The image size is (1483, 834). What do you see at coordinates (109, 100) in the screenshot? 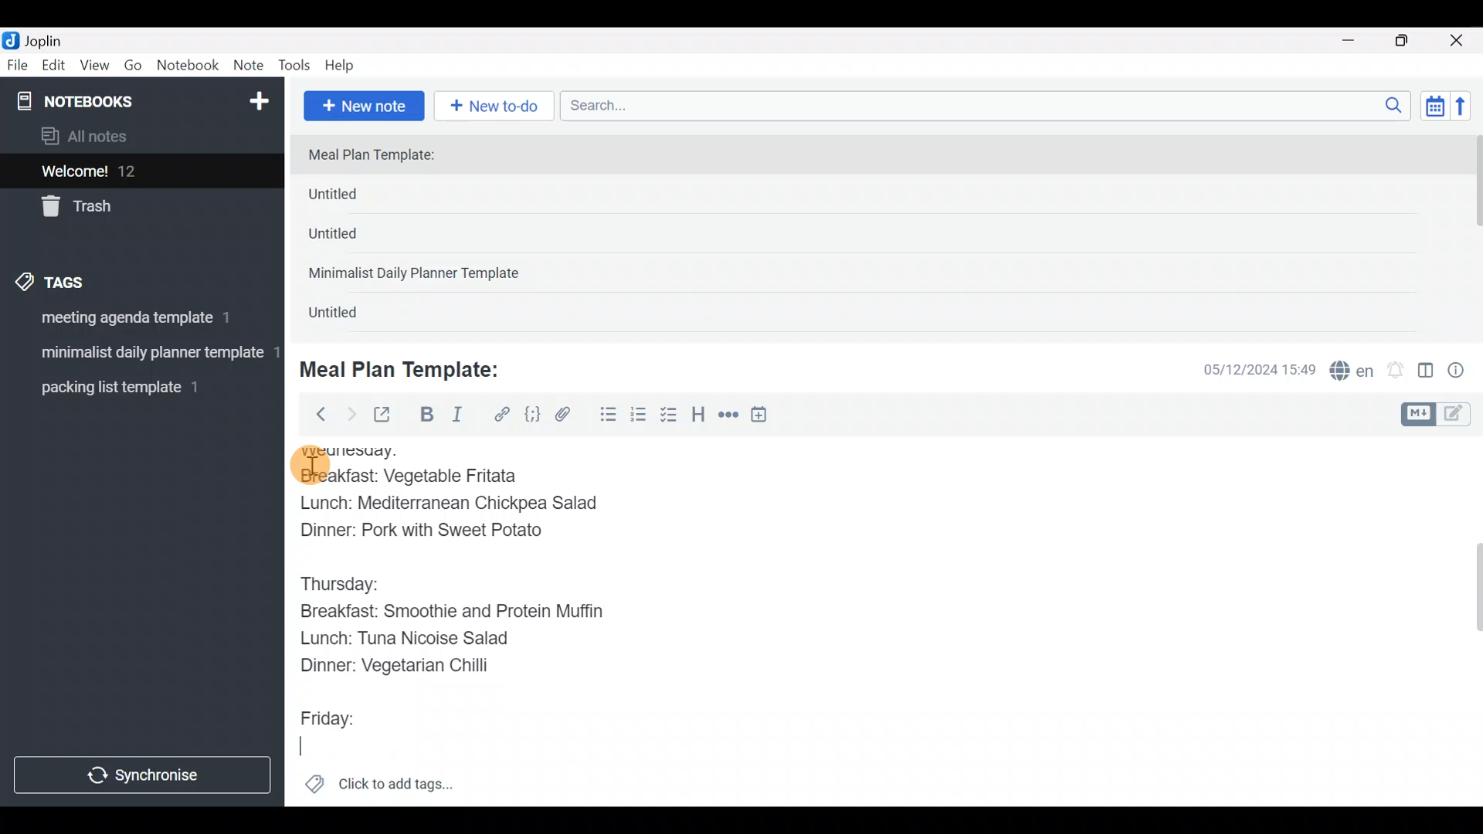
I see `Notebooks` at bounding box center [109, 100].